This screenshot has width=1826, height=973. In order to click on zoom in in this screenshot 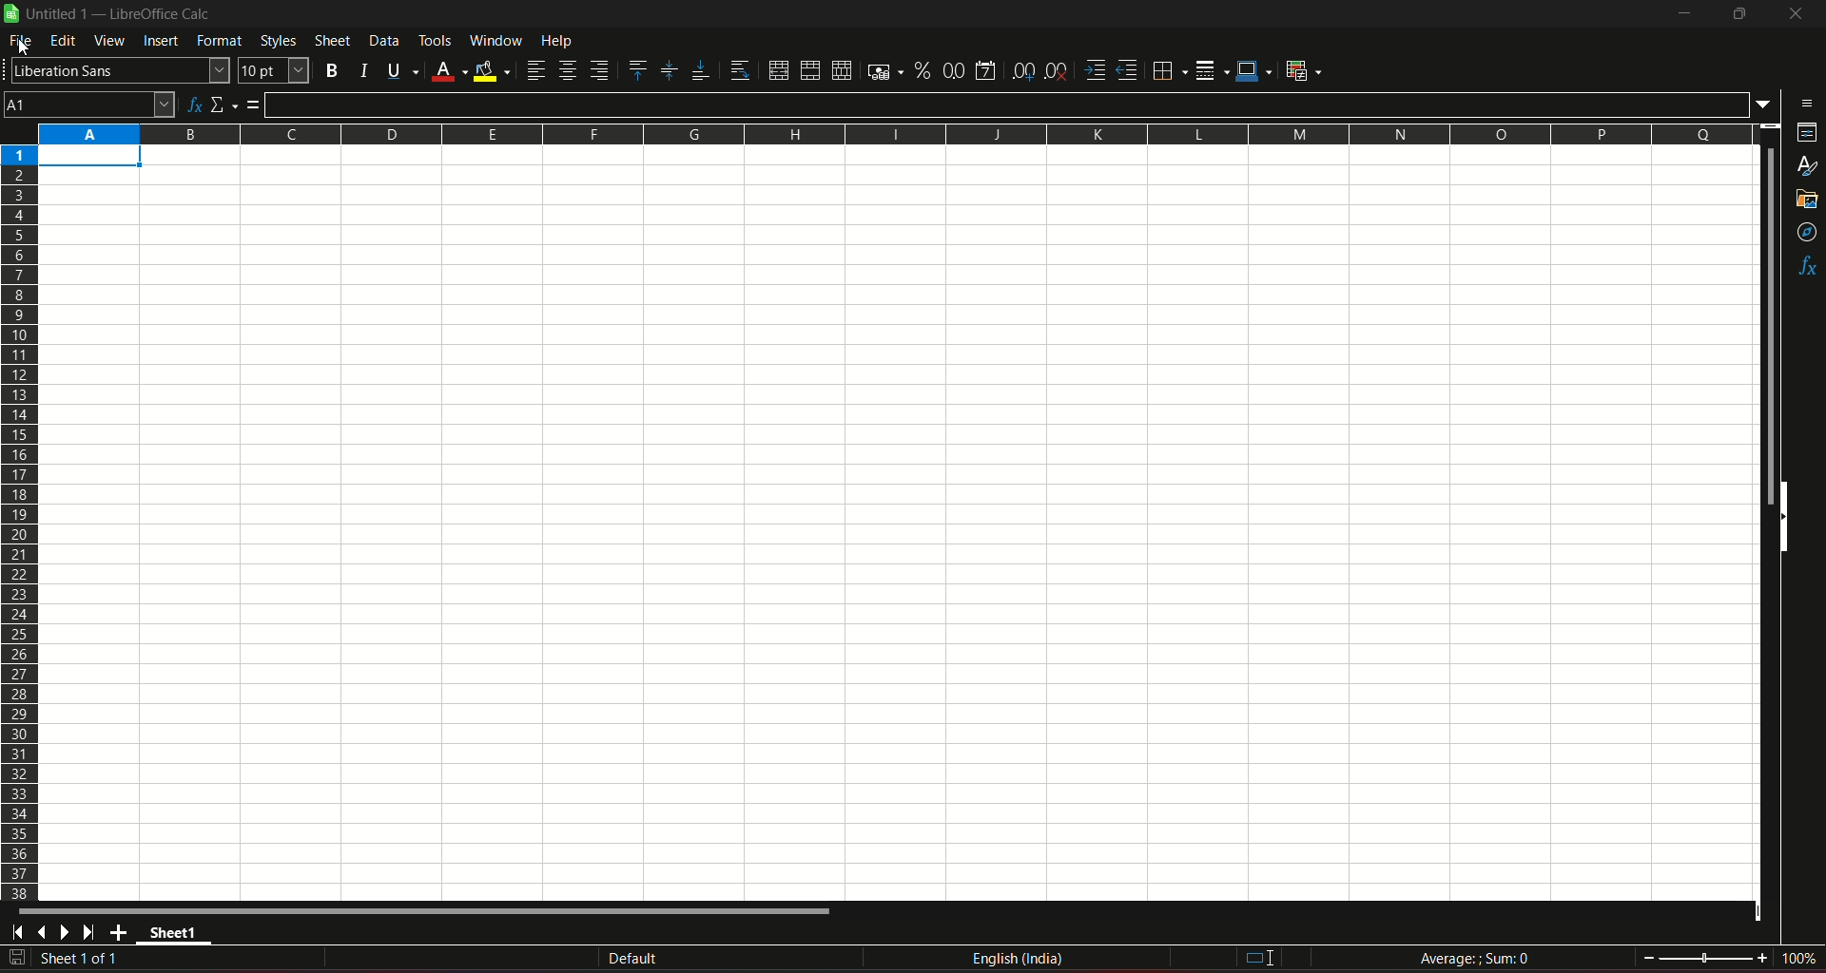, I will do `click(1761, 957)`.